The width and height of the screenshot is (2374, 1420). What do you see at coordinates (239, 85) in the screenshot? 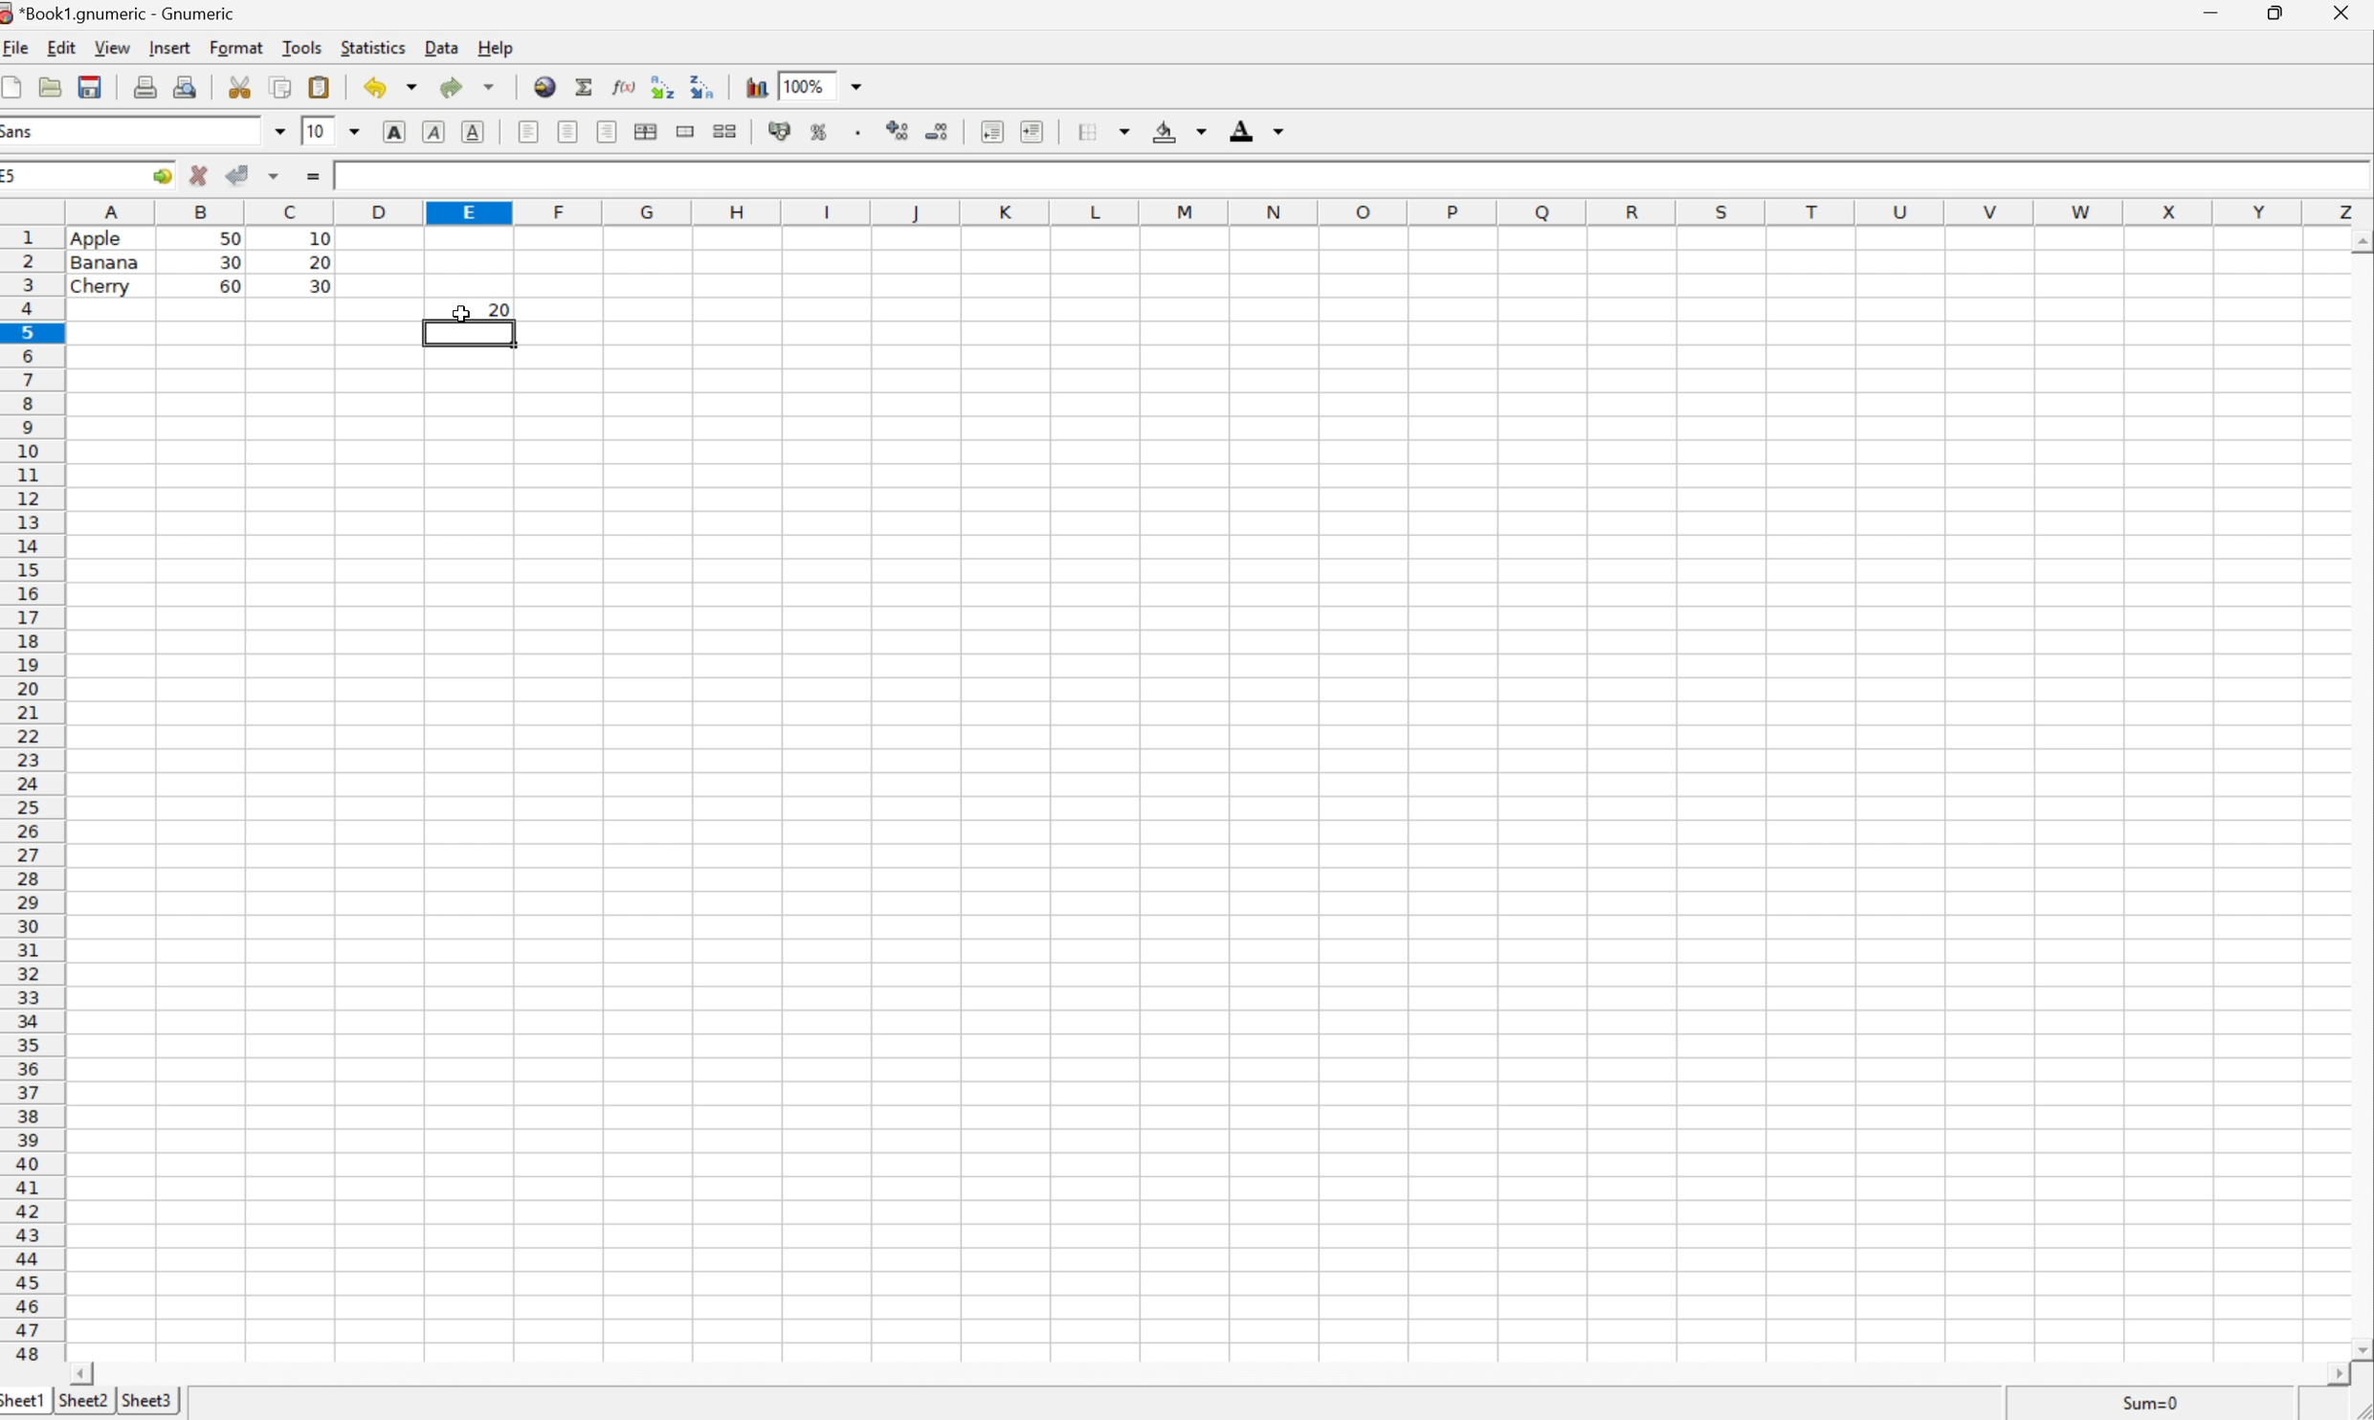
I see `cut` at bounding box center [239, 85].